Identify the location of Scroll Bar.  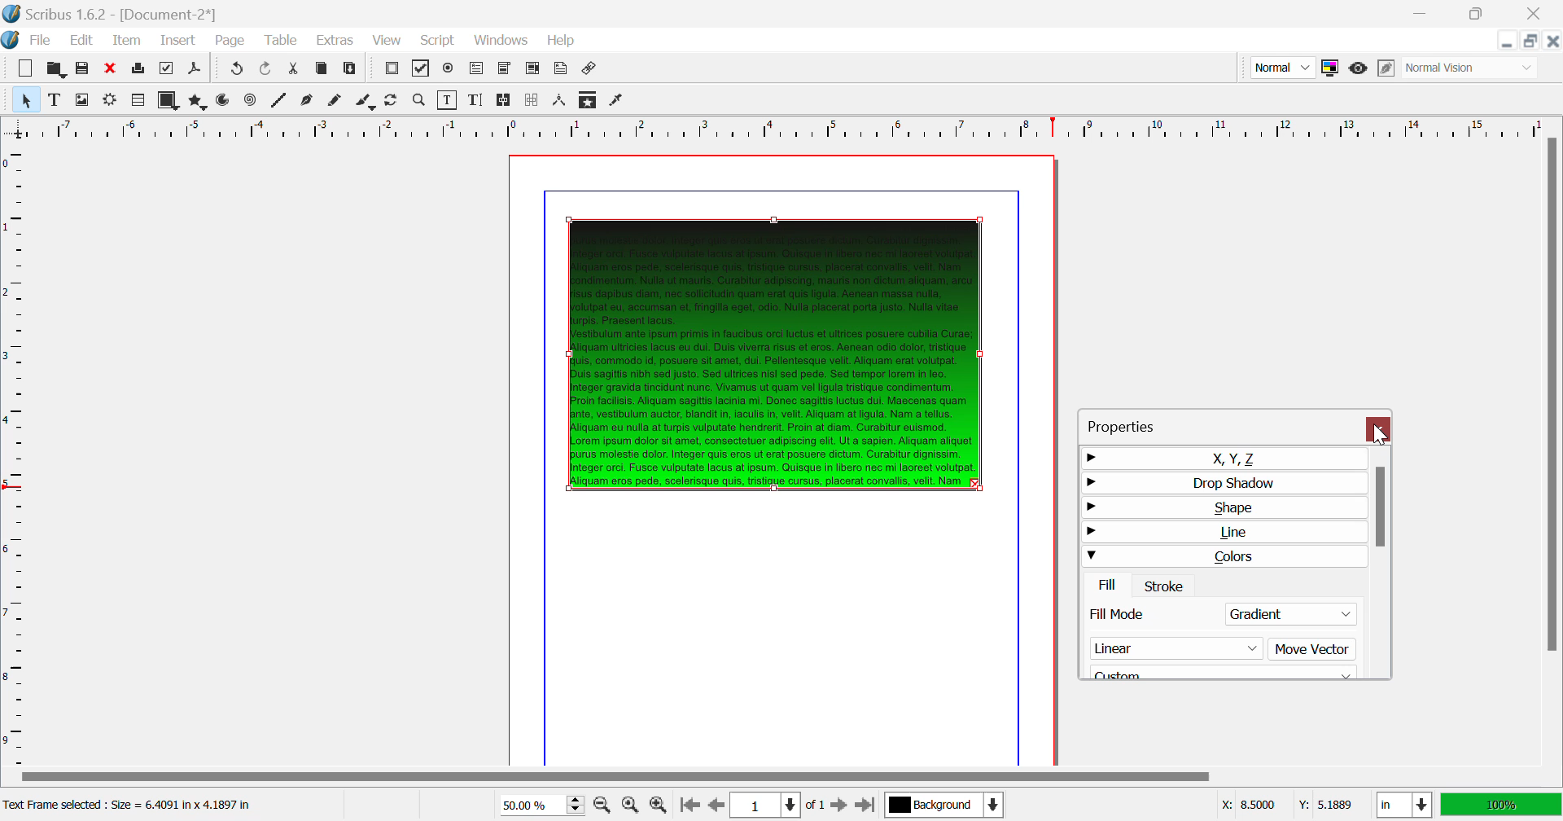
(1552, 450).